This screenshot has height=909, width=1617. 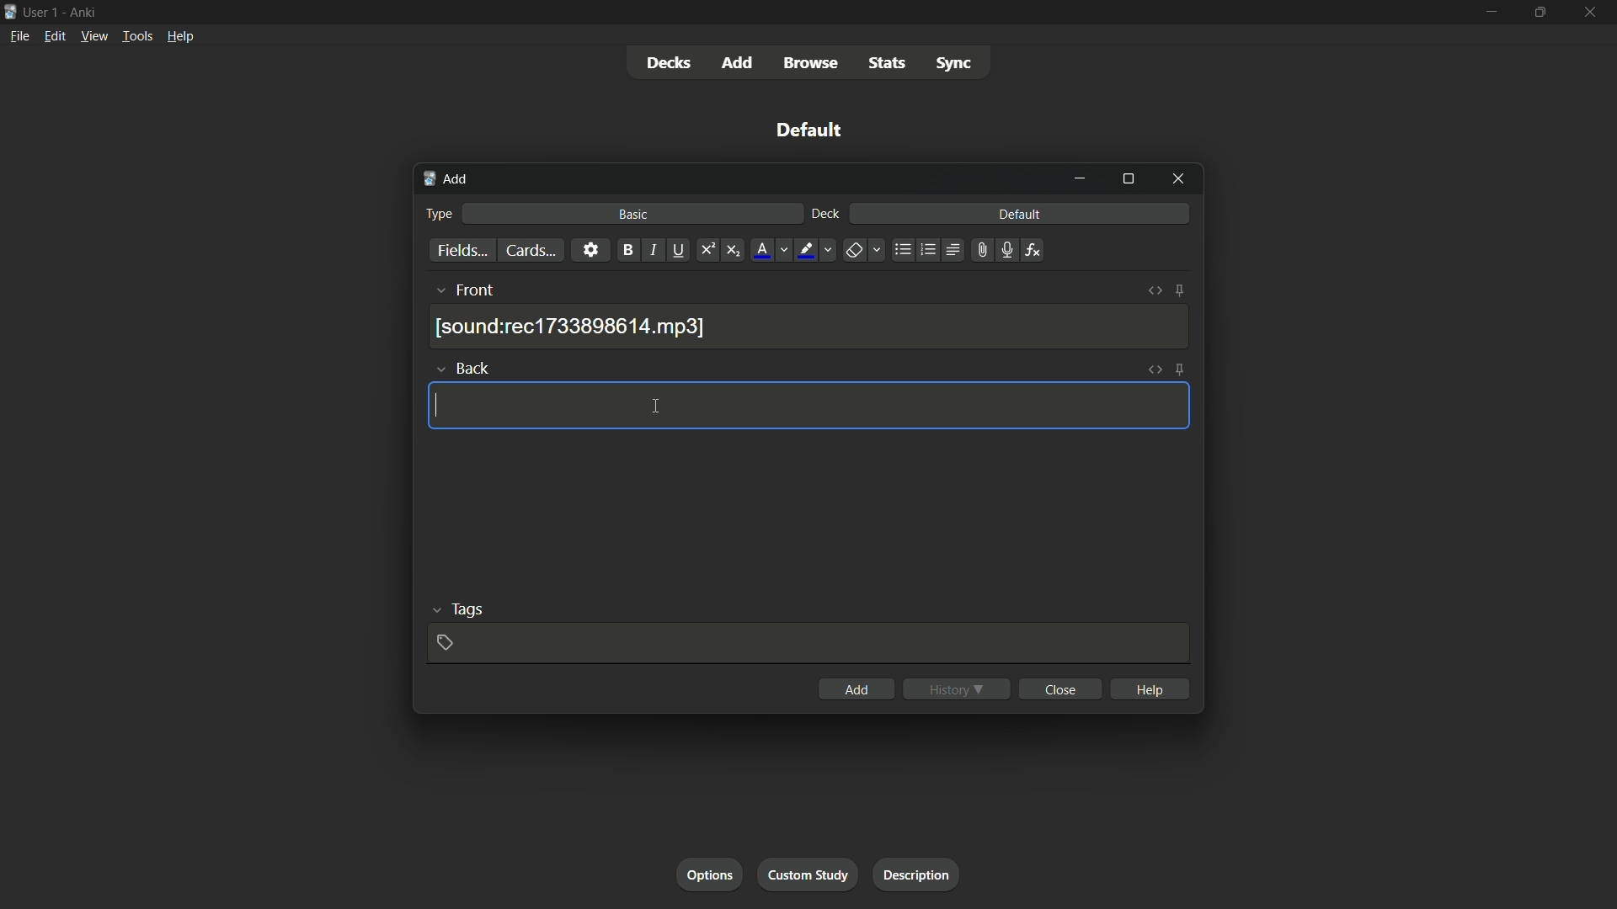 I want to click on unordered list, so click(x=902, y=250).